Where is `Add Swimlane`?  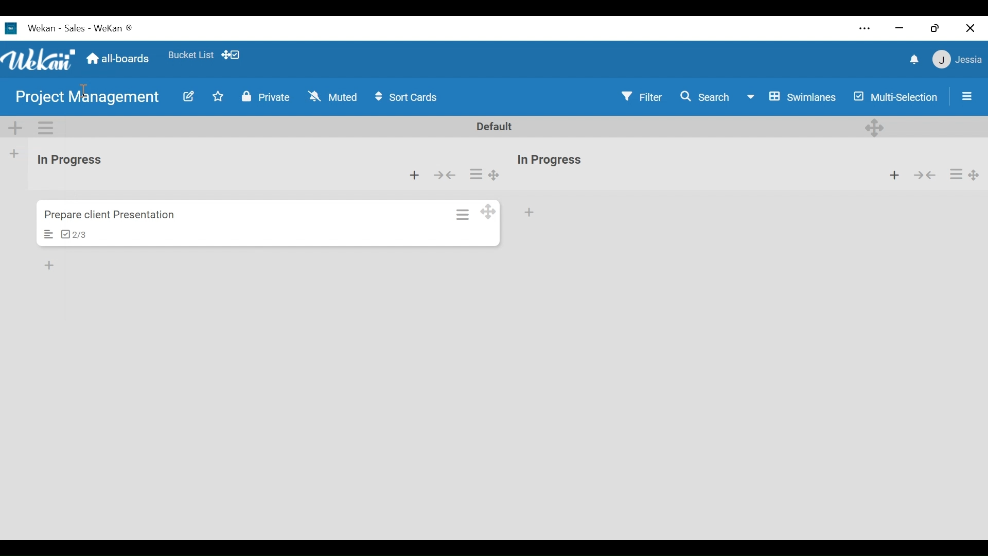
Add Swimlane is located at coordinates (14, 127).